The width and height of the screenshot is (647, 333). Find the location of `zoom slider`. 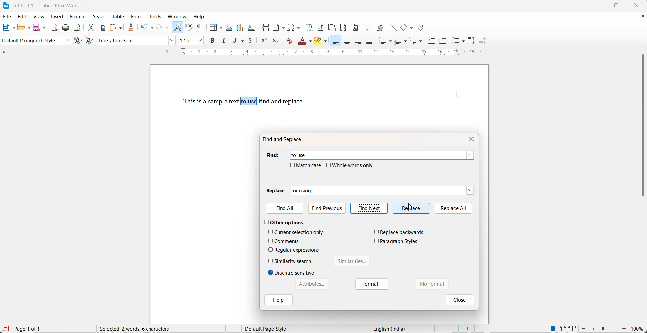

zoom slider is located at coordinates (603, 329).